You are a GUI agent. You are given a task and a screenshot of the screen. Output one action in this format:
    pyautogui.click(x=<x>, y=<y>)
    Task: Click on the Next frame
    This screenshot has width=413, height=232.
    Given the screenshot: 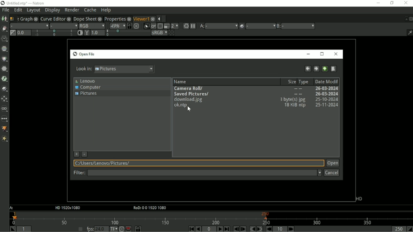 What is the action you would take?
    pyautogui.click(x=243, y=229)
    